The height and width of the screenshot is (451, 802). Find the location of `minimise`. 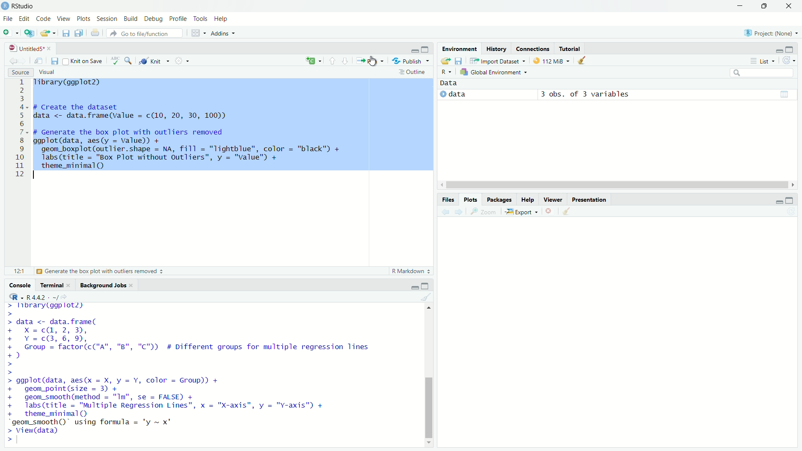

minimise is located at coordinates (416, 285).